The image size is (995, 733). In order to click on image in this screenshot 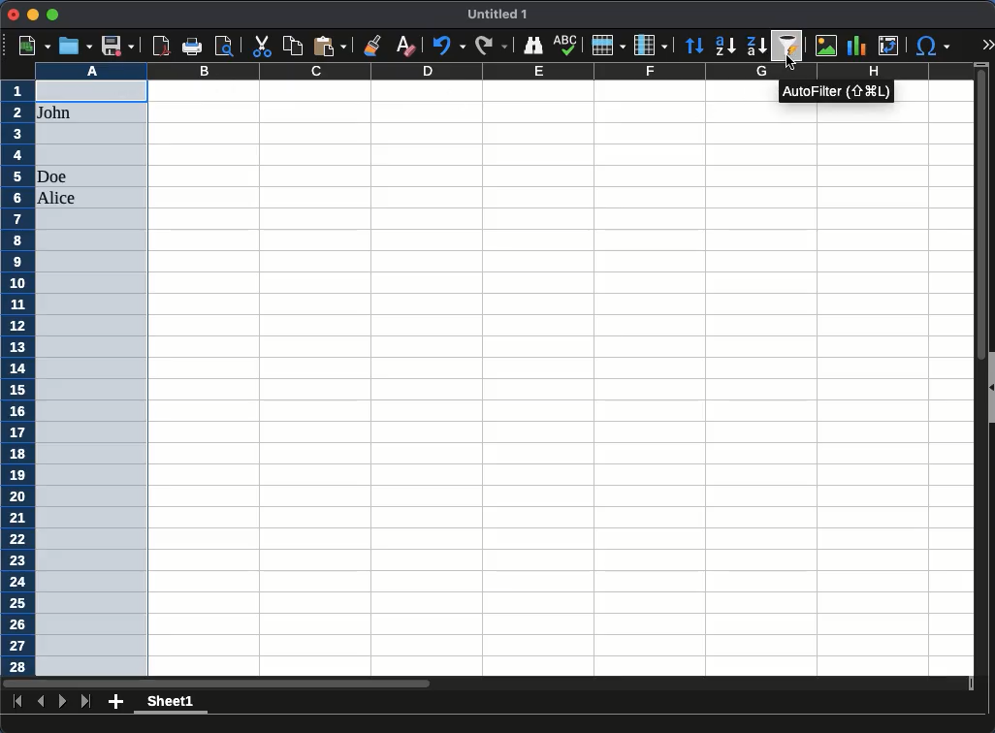, I will do `click(826, 45)`.